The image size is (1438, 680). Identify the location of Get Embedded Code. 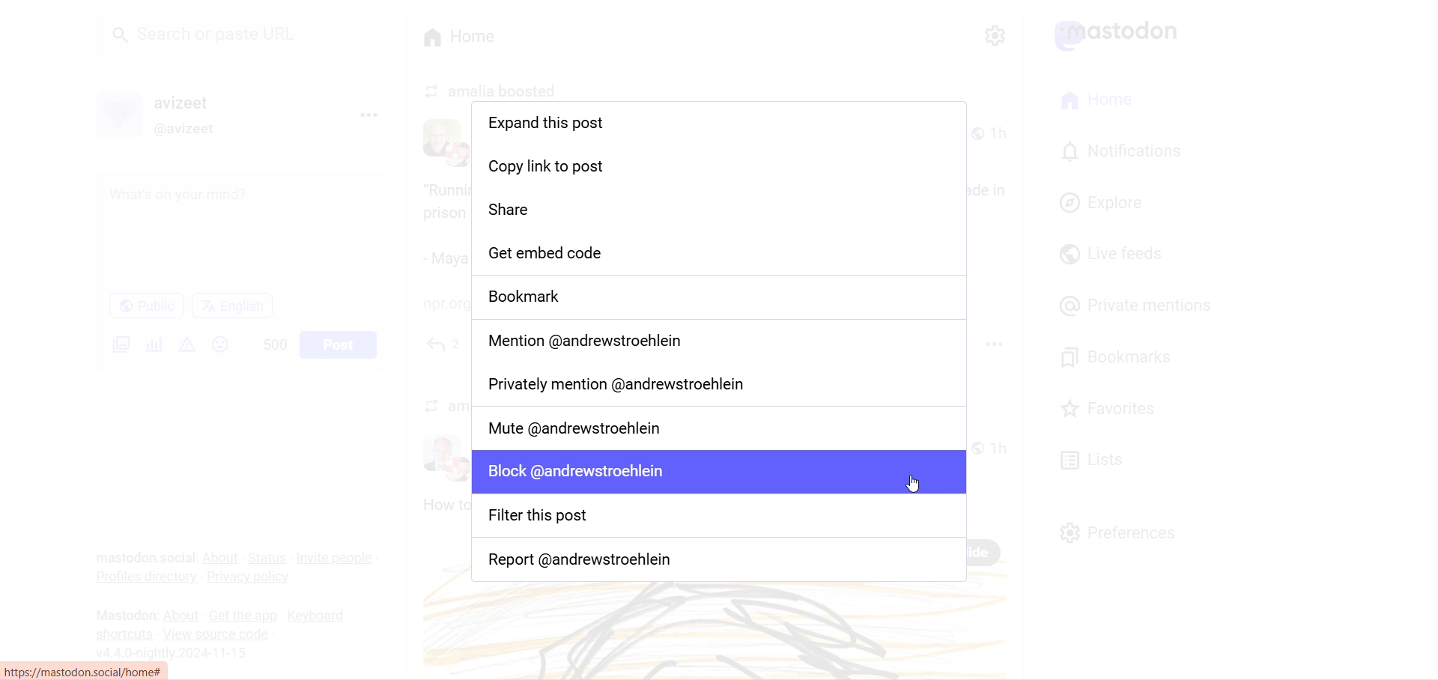
(720, 252).